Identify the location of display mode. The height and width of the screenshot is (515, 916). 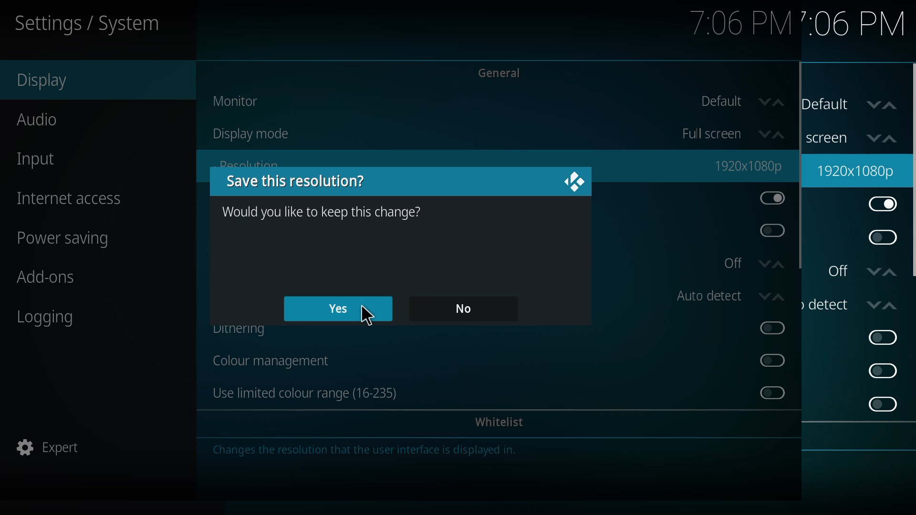
(265, 134).